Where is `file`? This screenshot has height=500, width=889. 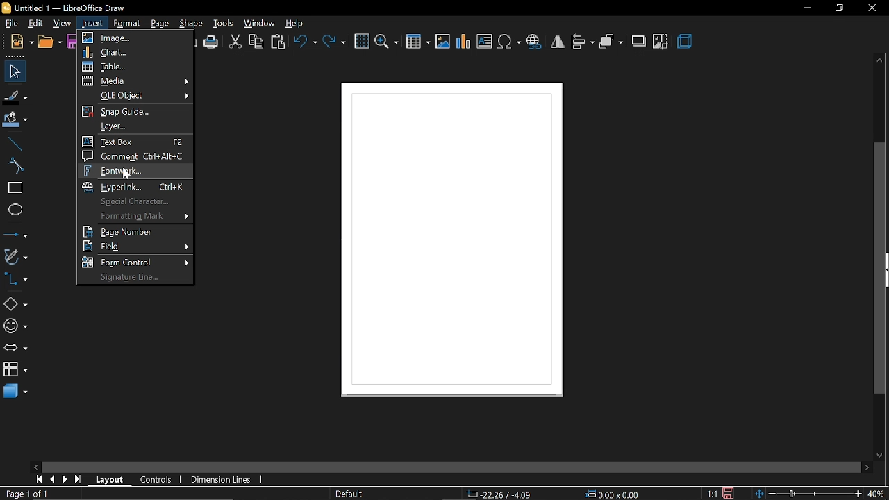 file is located at coordinates (13, 24).